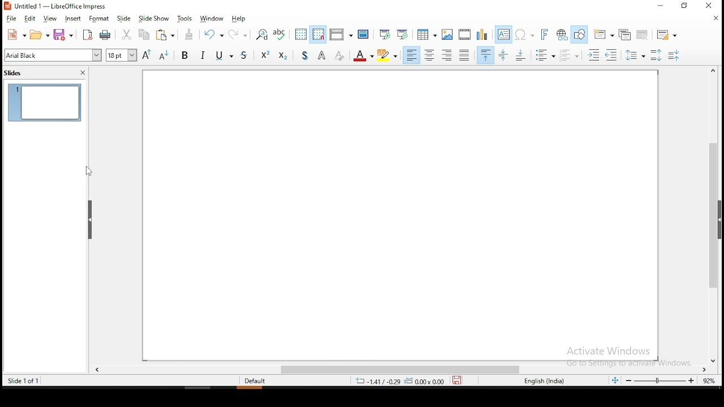 This screenshot has width=724, height=407. Describe the element at coordinates (322, 55) in the screenshot. I see `apply outline attribute to font` at that location.